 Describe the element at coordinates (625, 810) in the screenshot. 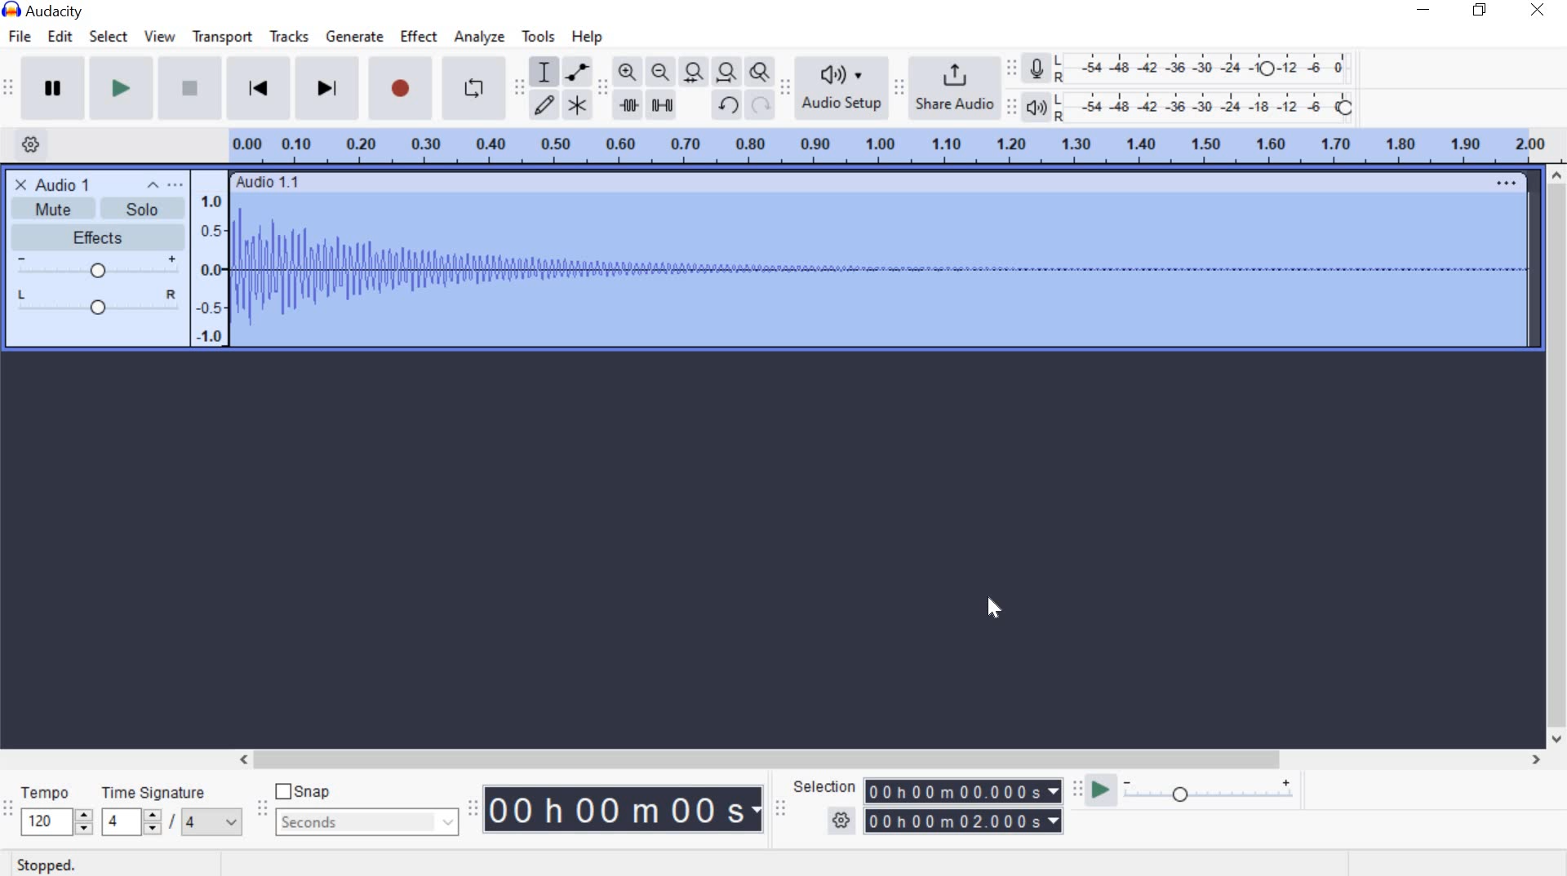

I see `audacity time` at that location.